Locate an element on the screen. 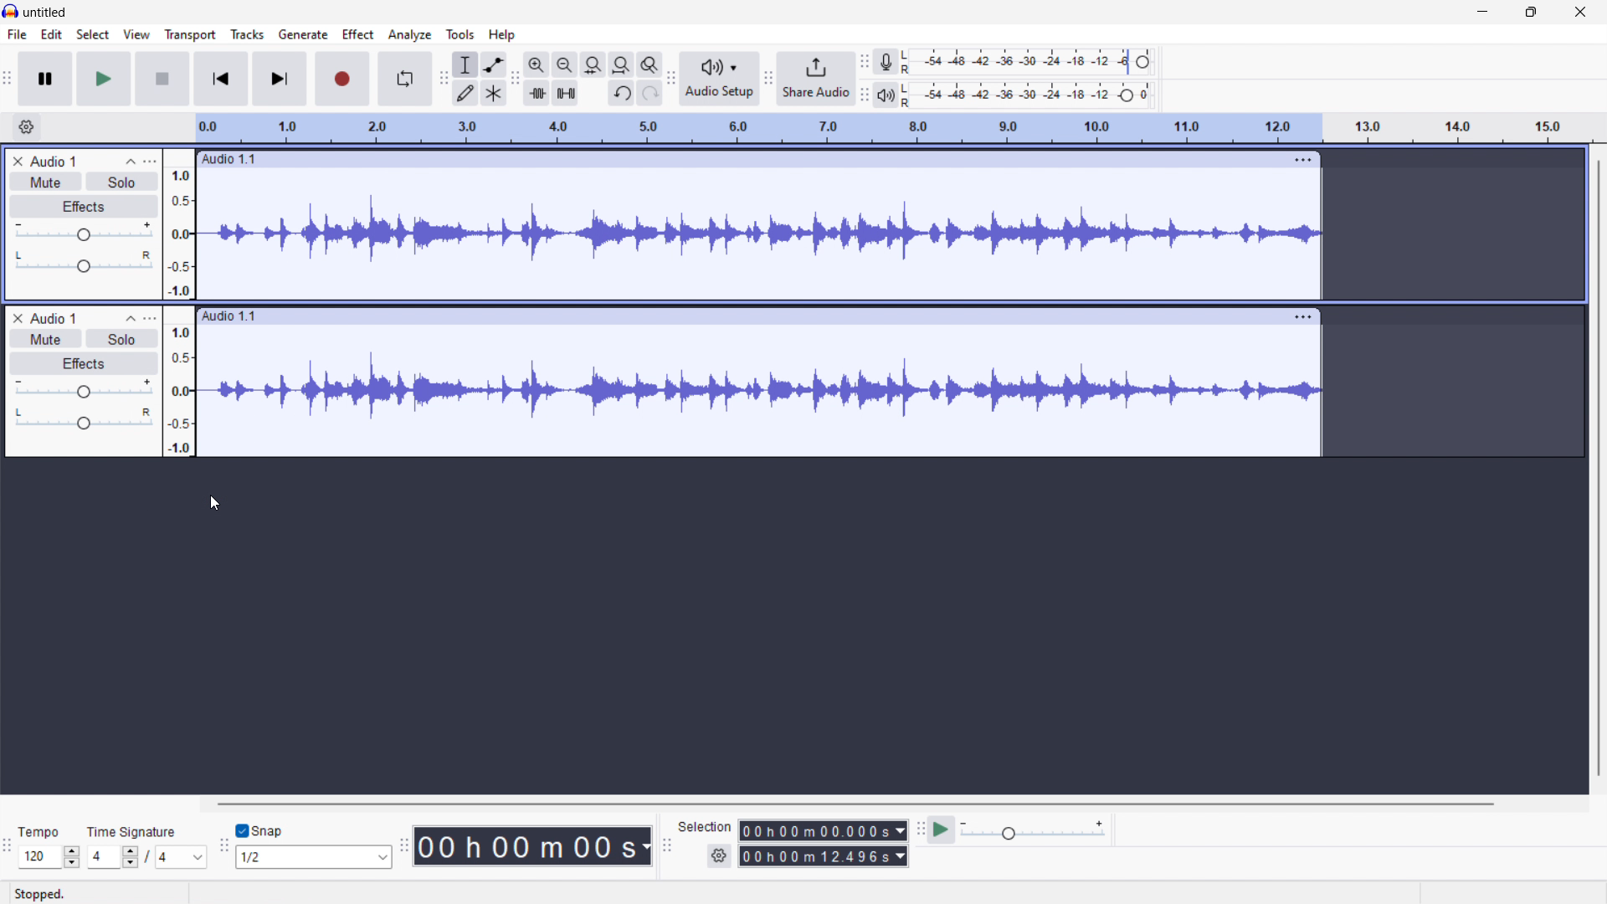  amplitude is located at coordinates (182, 302).